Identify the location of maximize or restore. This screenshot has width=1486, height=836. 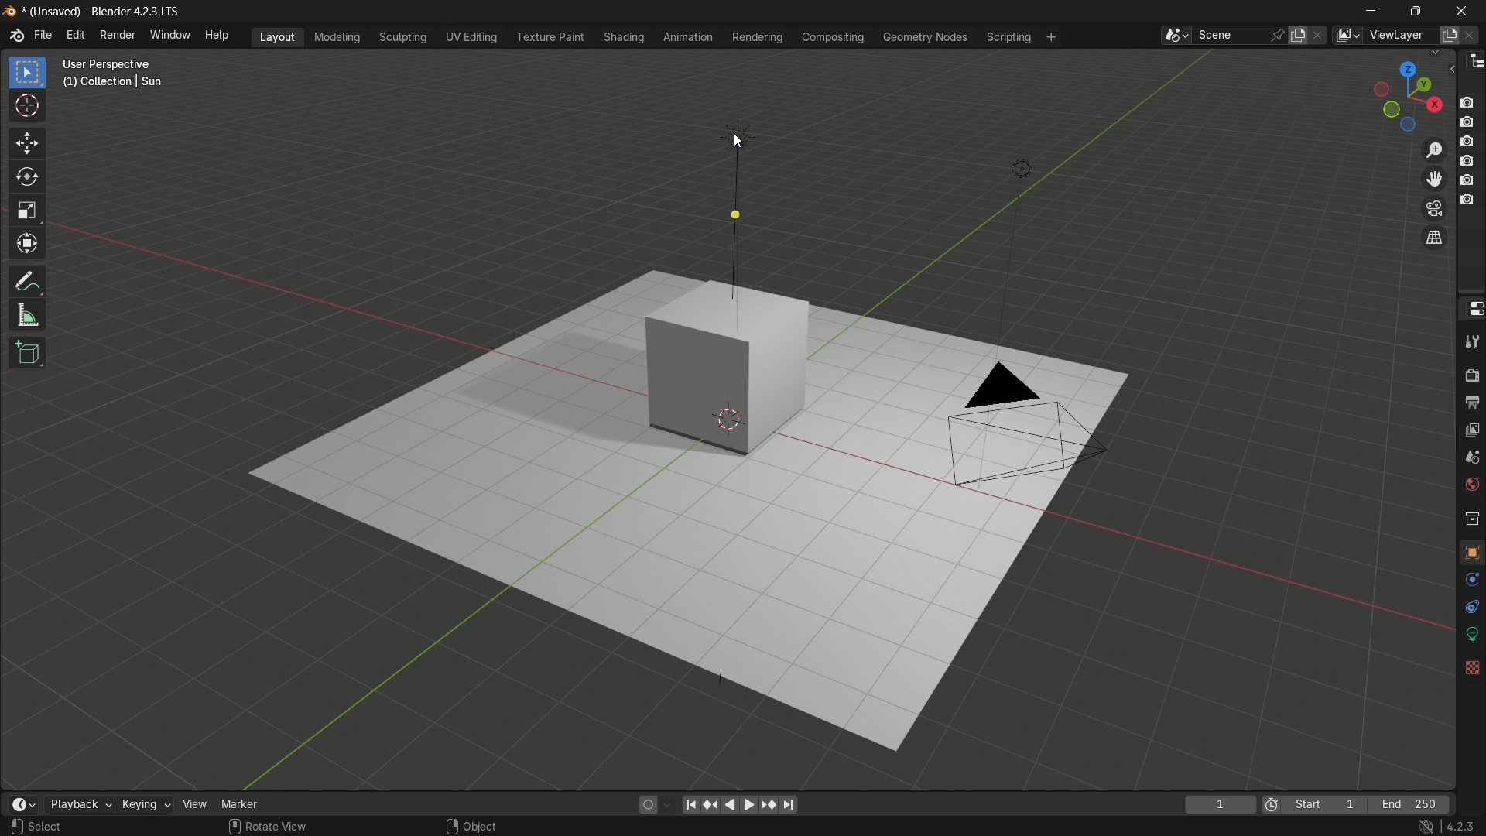
(1414, 10).